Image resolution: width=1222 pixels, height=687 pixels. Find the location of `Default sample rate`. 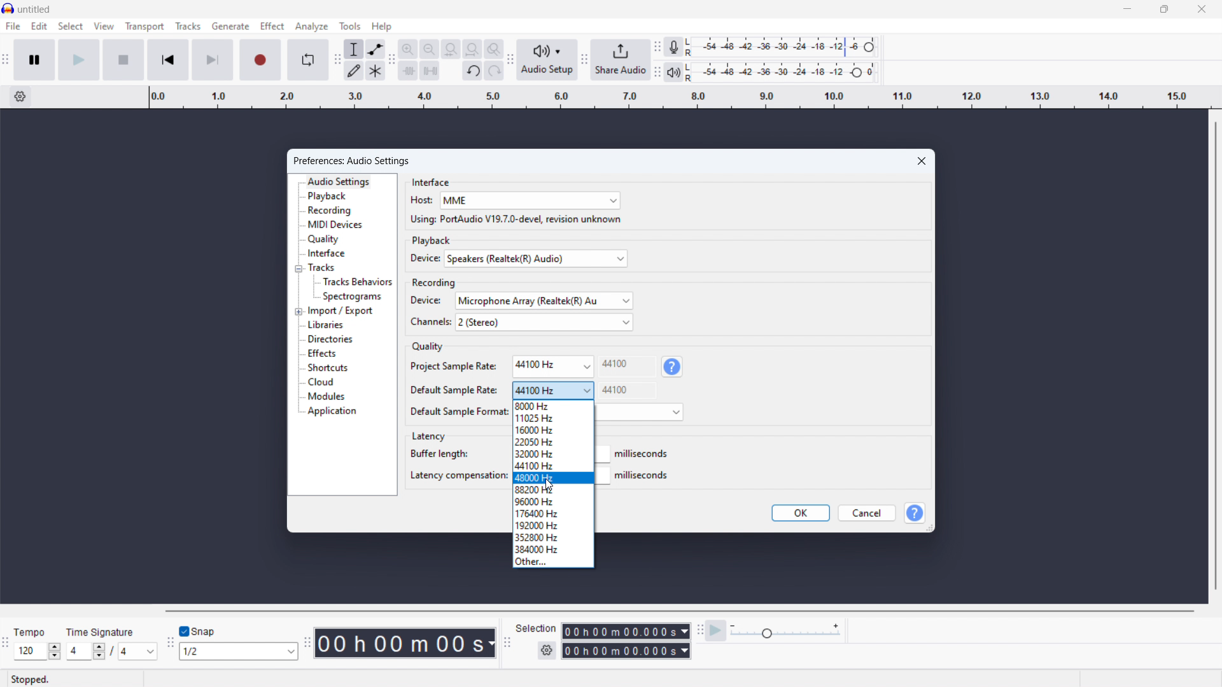

Default sample rate is located at coordinates (453, 390).